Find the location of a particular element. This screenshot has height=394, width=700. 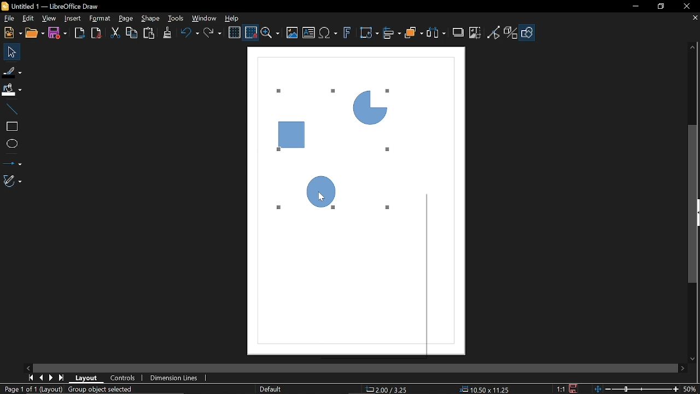

Move up is located at coordinates (690, 47).